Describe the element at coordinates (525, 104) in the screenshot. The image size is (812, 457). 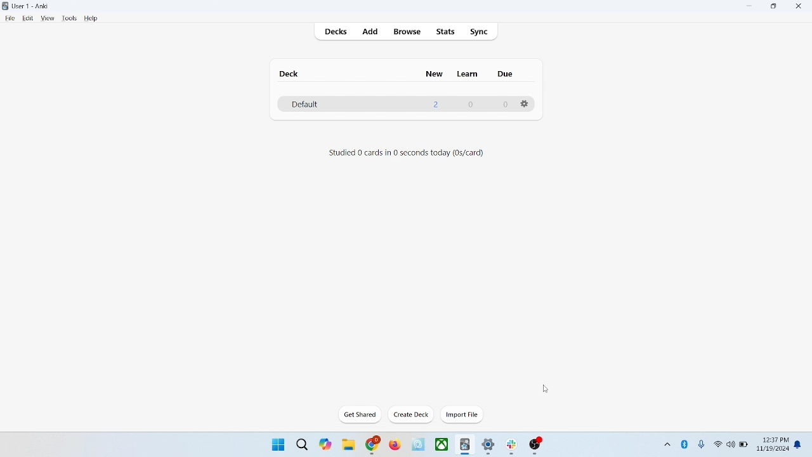
I see `options` at that location.